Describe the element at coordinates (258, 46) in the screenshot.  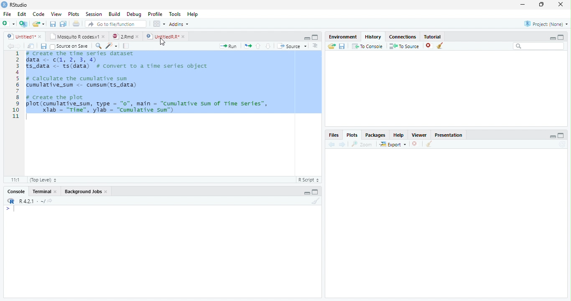
I see `Go to the previous section` at that location.